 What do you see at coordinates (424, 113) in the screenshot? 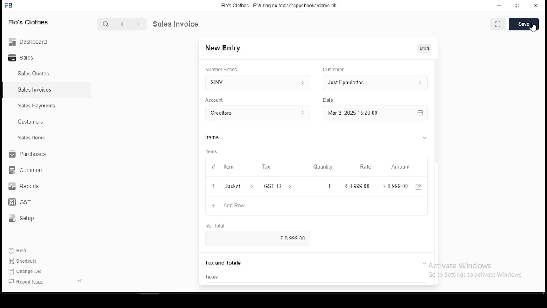
I see `calendar` at bounding box center [424, 113].